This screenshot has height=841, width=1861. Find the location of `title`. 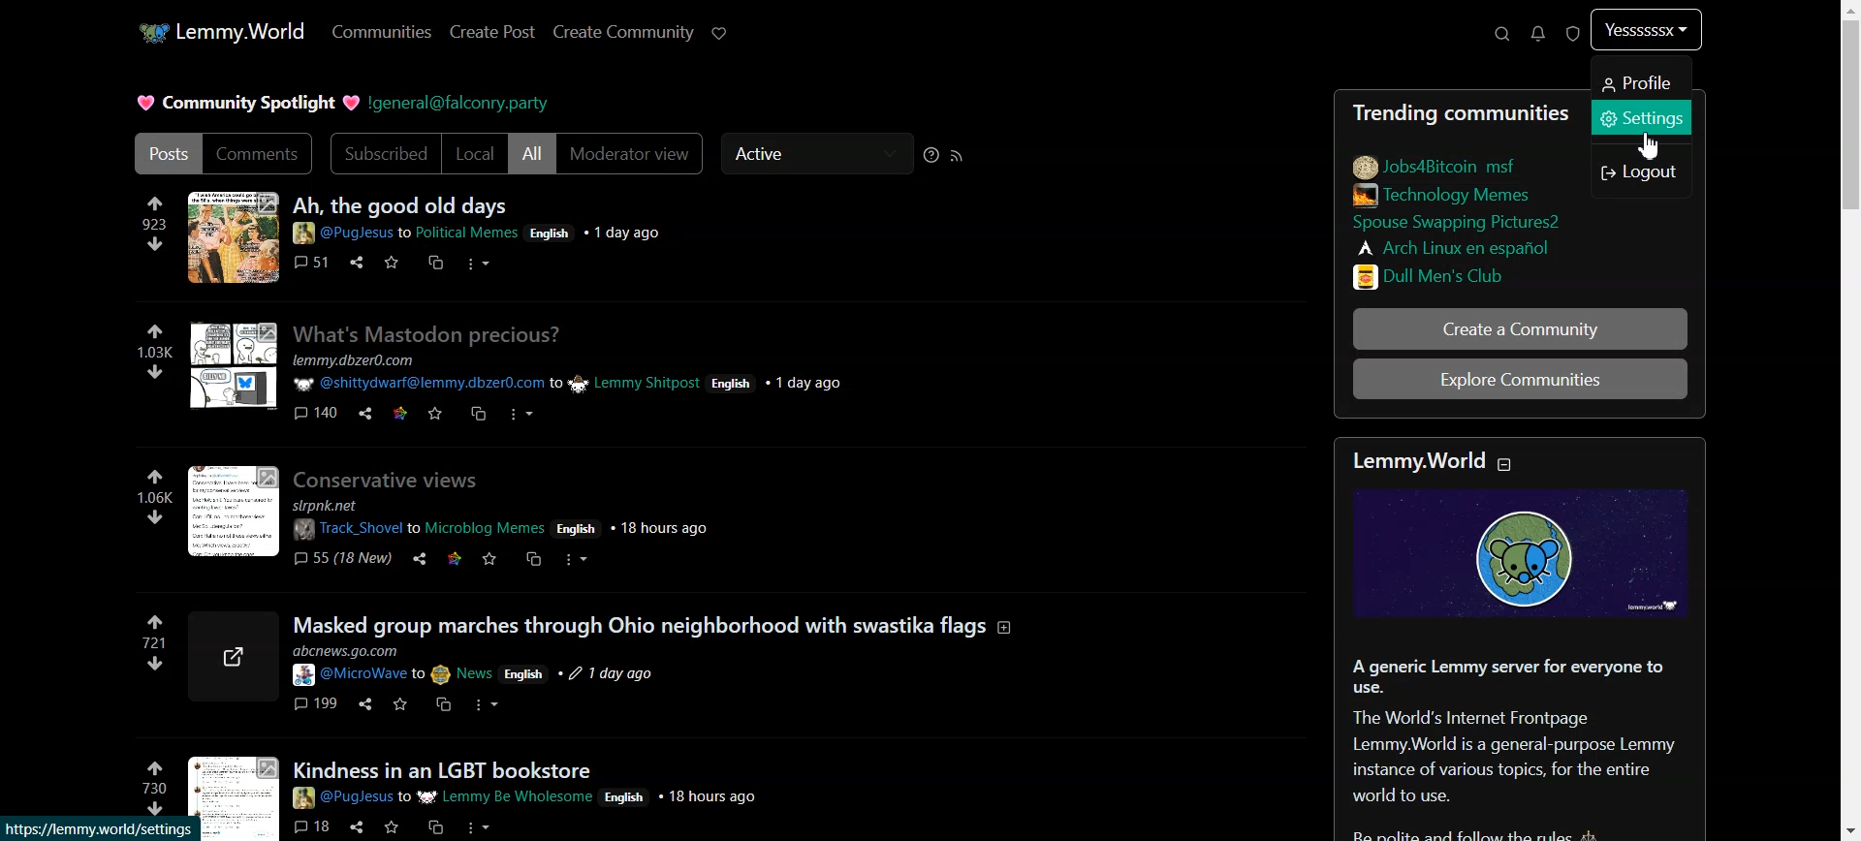

title is located at coordinates (1449, 461).